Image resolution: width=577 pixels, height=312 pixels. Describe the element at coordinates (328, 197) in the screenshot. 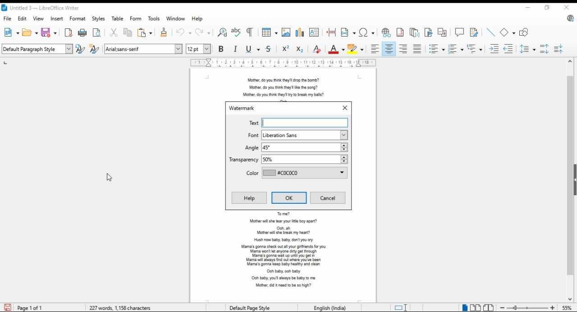

I see `cancel` at that location.